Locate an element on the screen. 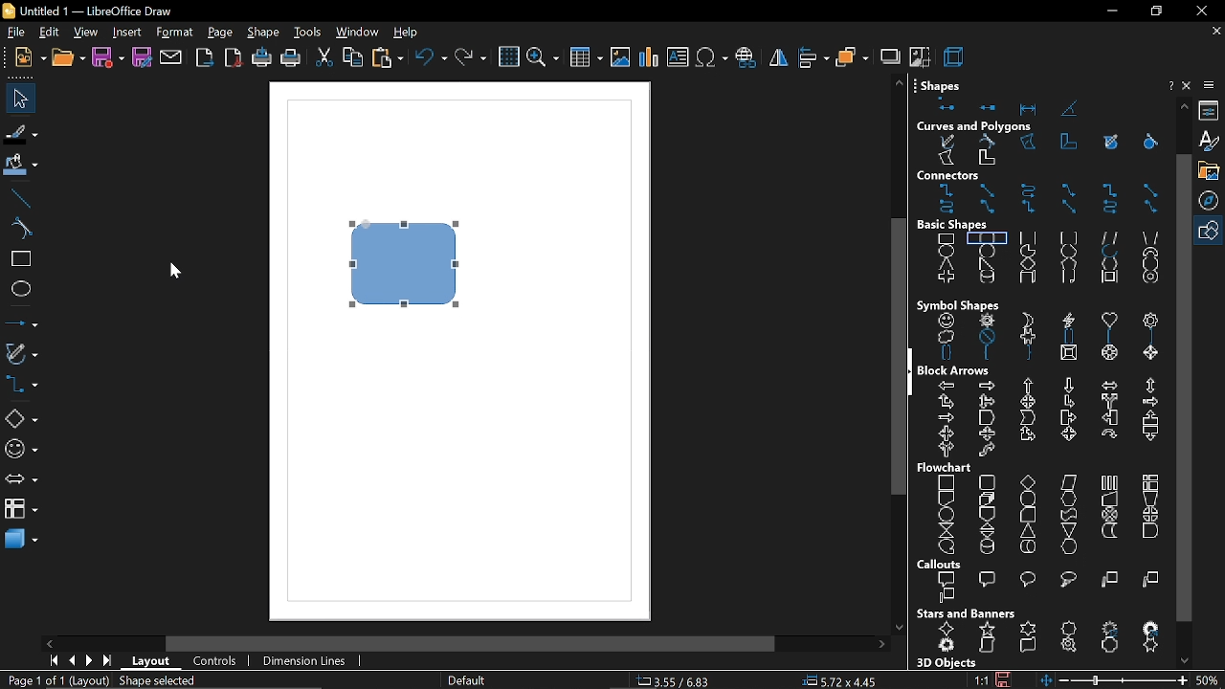 The width and height of the screenshot is (1225, 689). curves and polygons is located at coordinates (1044, 152).